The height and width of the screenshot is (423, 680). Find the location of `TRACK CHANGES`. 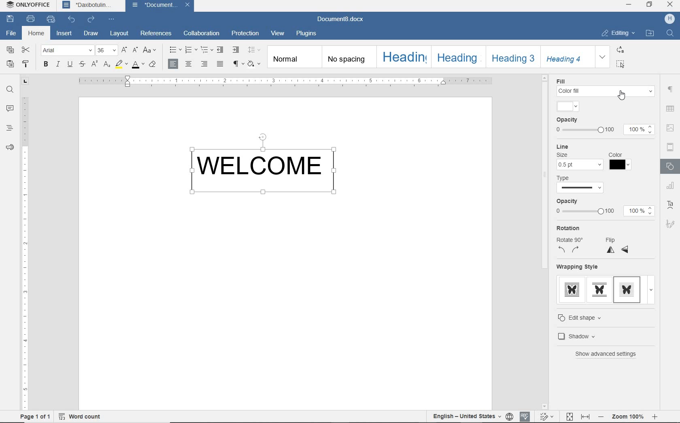

TRACK CHANGES is located at coordinates (548, 416).